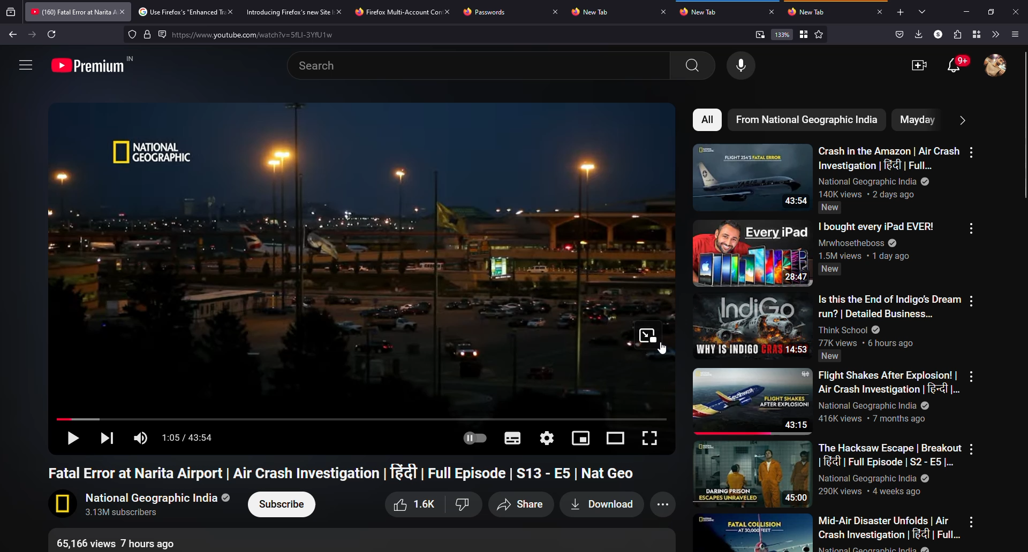 The width and height of the screenshot is (1028, 552). I want to click on tracking, so click(132, 34).